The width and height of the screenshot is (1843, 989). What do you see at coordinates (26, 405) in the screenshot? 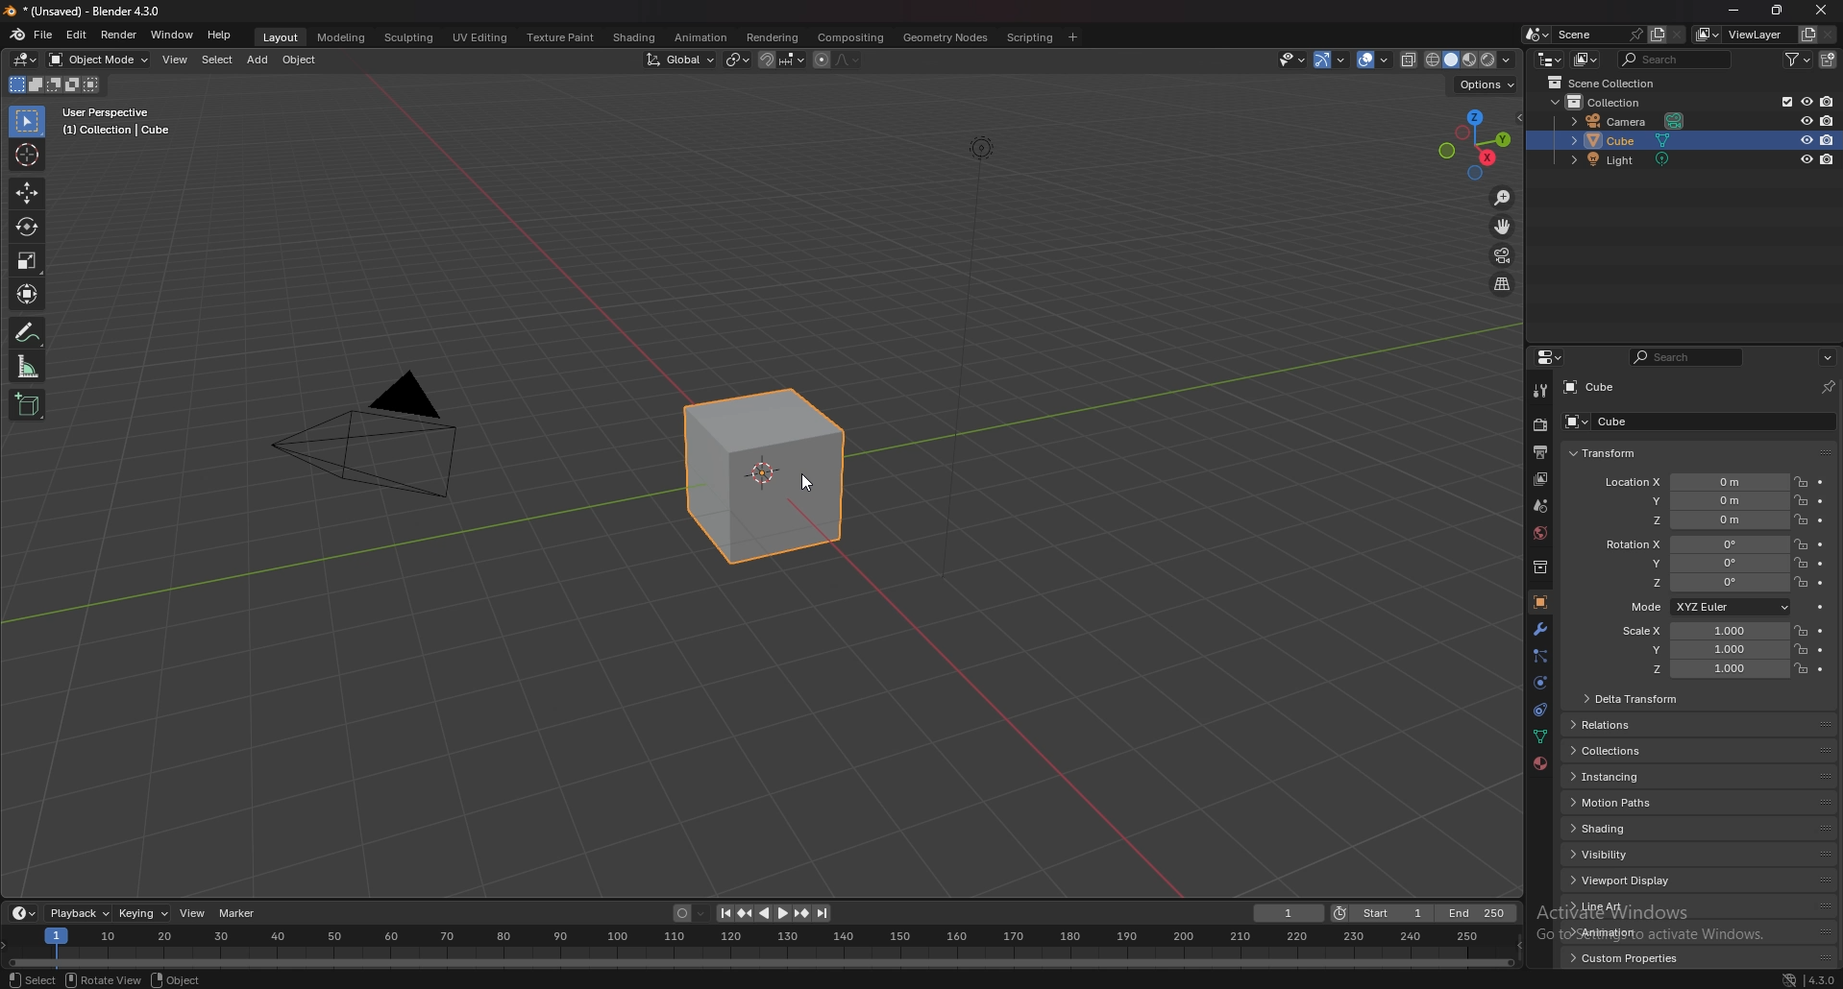
I see `add cube` at bounding box center [26, 405].